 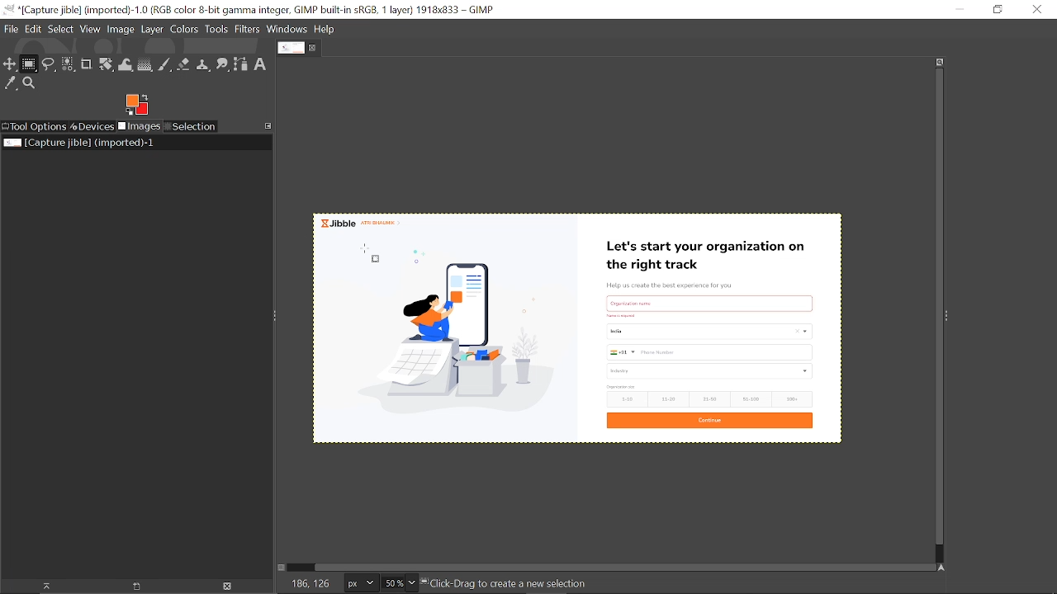 What do you see at coordinates (223, 65) in the screenshot?
I see `Smudge tool` at bounding box center [223, 65].